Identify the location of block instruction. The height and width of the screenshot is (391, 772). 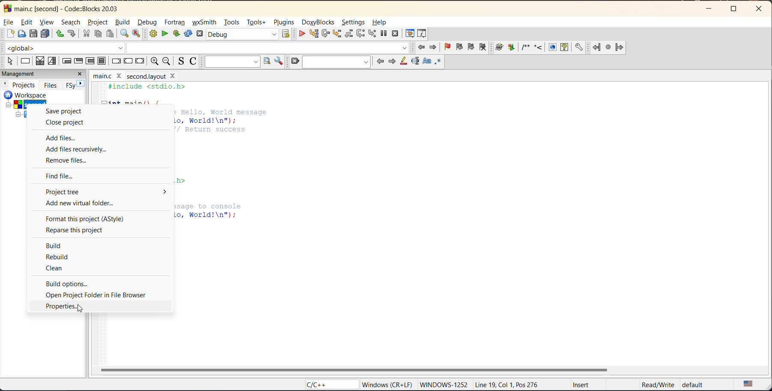
(102, 62).